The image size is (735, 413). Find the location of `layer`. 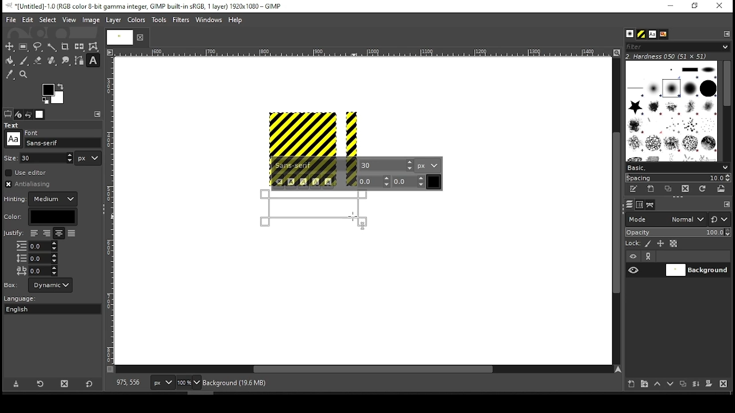

layer is located at coordinates (113, 20).